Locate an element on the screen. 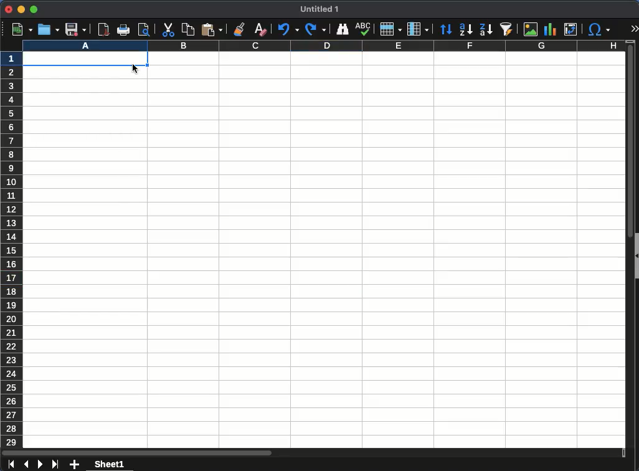 This screenshot has height=471, width=639. clear formatting is located at coordinates (260, 28).